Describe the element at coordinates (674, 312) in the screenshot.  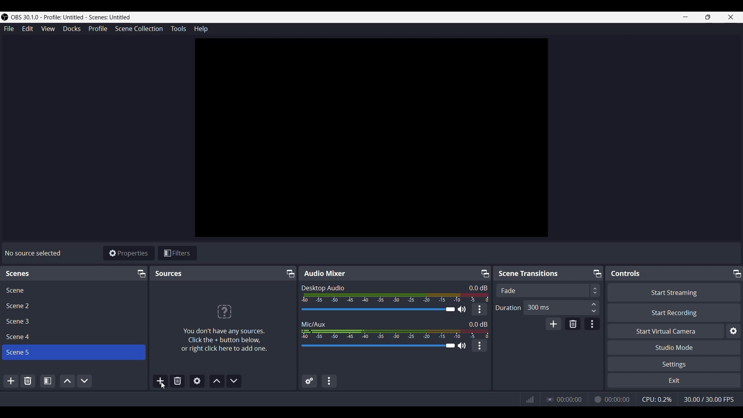
I see `Start Recording` at that location.